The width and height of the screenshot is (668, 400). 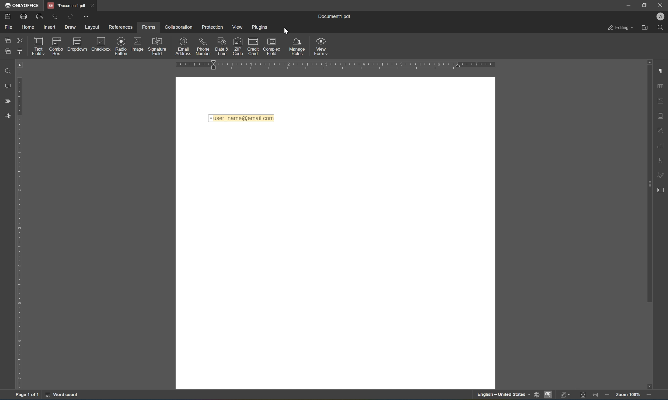 I want to click on fit to width, so click(x=596, y=396).